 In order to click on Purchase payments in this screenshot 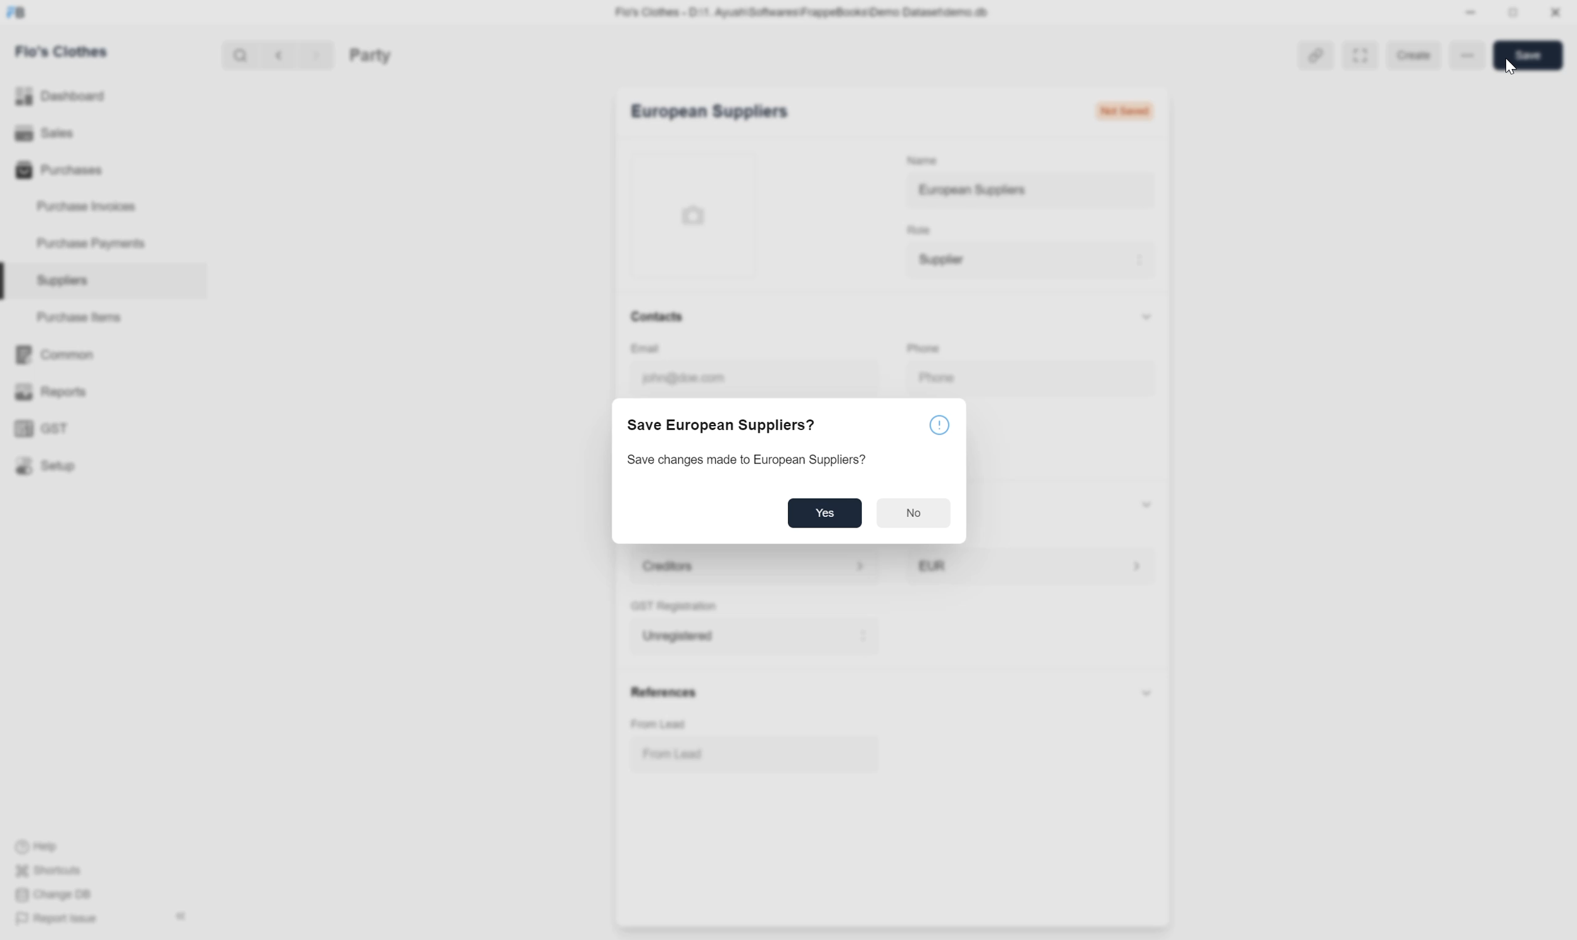, I will do `click(79, 243)`.